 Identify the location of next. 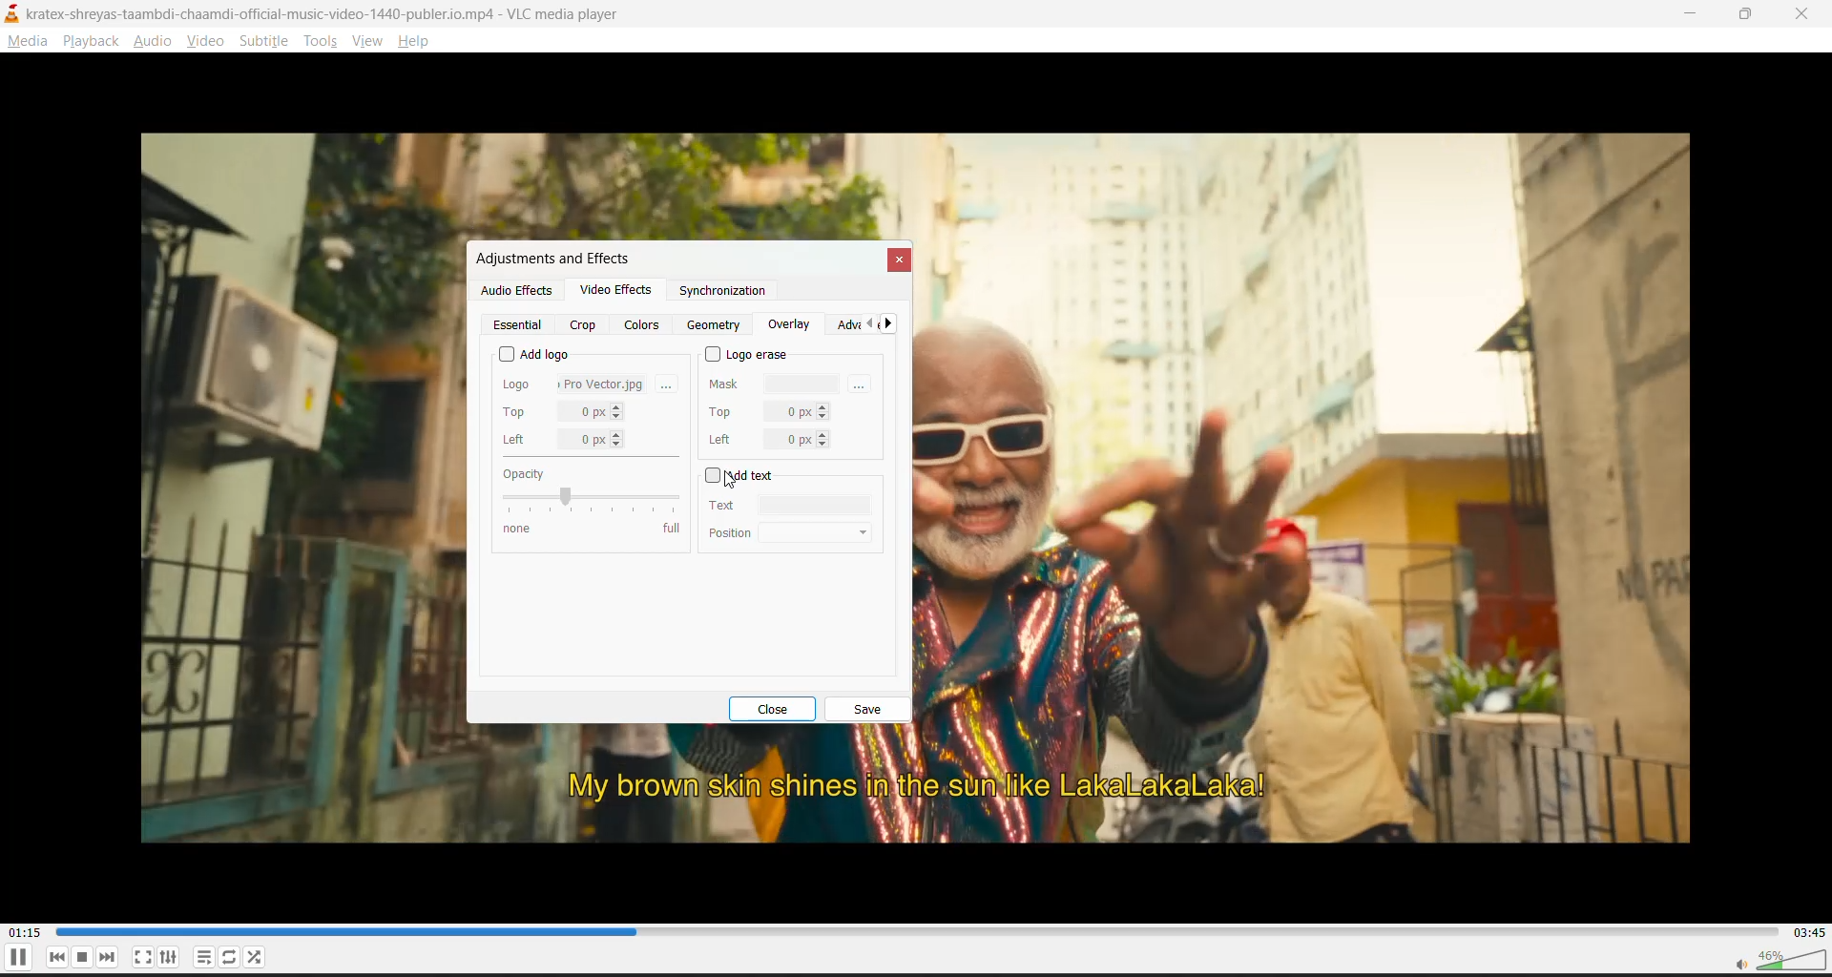
(111, 958).